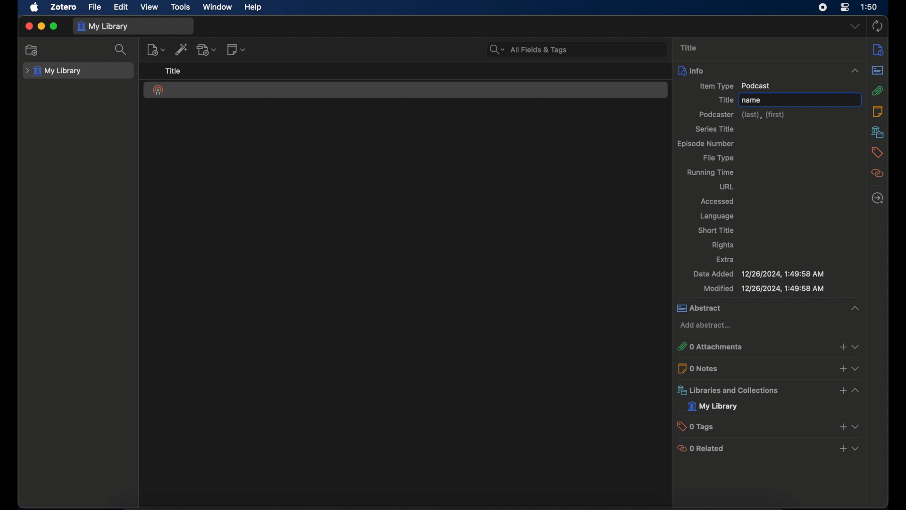 This screenshot has height=510, width=906. Describe the element at coordinates (764, 289) in the screenshot. I see `modified 12/26/2024, 1:49:58 AM` at that location.